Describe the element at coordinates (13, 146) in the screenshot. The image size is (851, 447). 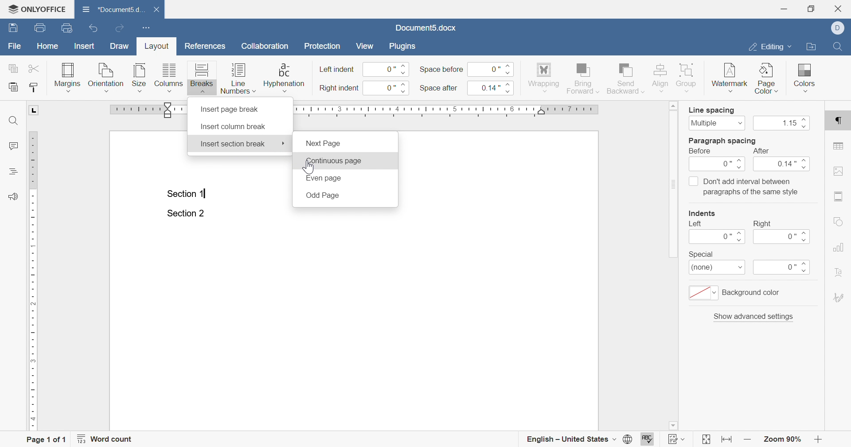
I see `comments` at that location.